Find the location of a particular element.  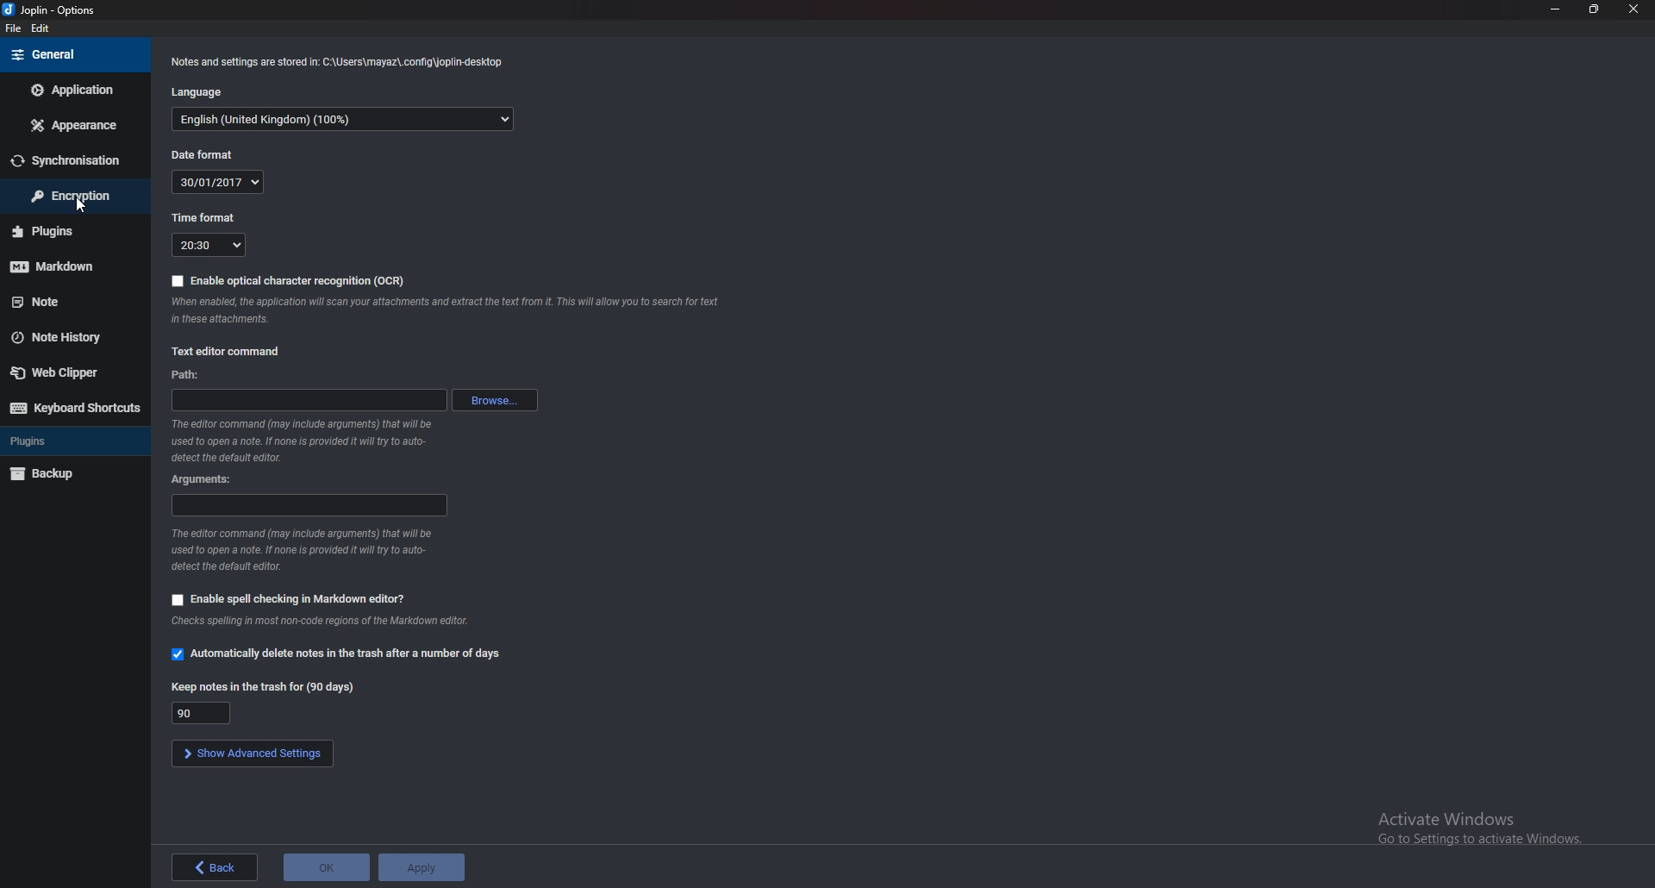

plugins is located at coordinates (71, 440).